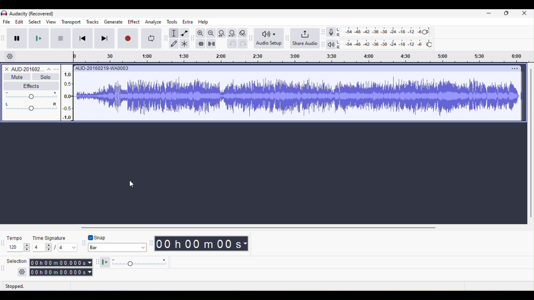 The width and height of the screenshot is (534, 300). I want to click on AUD-20160219-WAD0003, so click(102, 68).